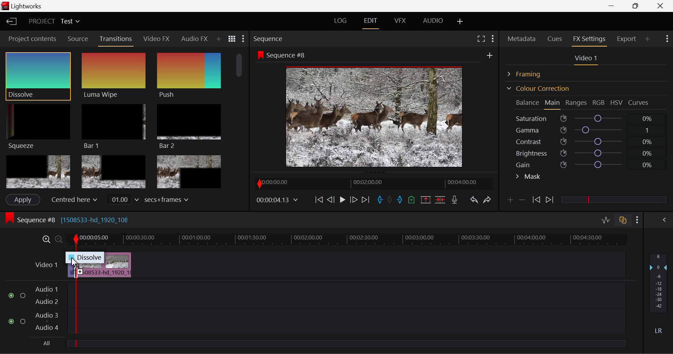  What do you see at coordinates (366, 200) in the screenshot?
I see `To End` at bounding box center [366, 200].